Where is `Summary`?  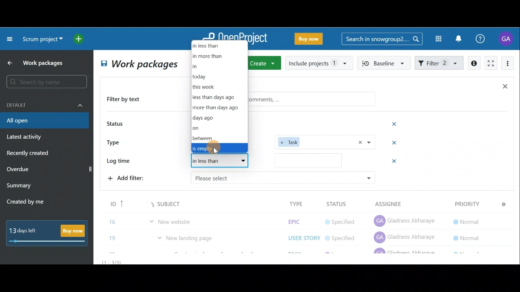
Summary is located at coordinates (19, 187).